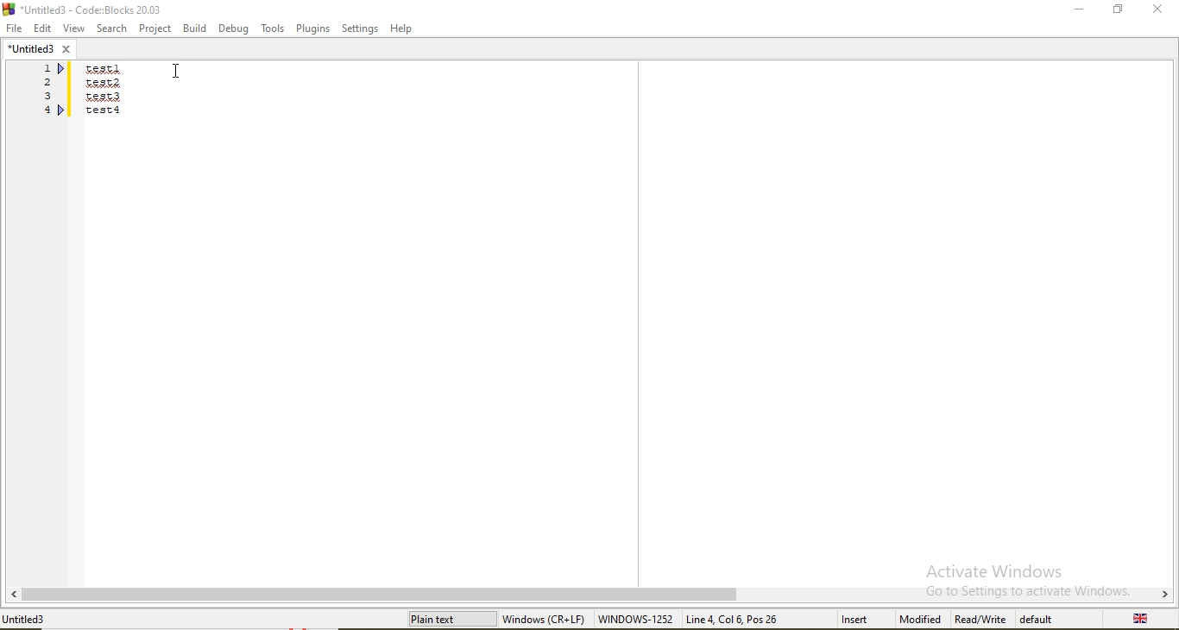 This screenshot has width=1179, height=630. What do you see at coordinates (39, 47) in the screenshot?
I see `untitled` at bounding box center [39, 47].